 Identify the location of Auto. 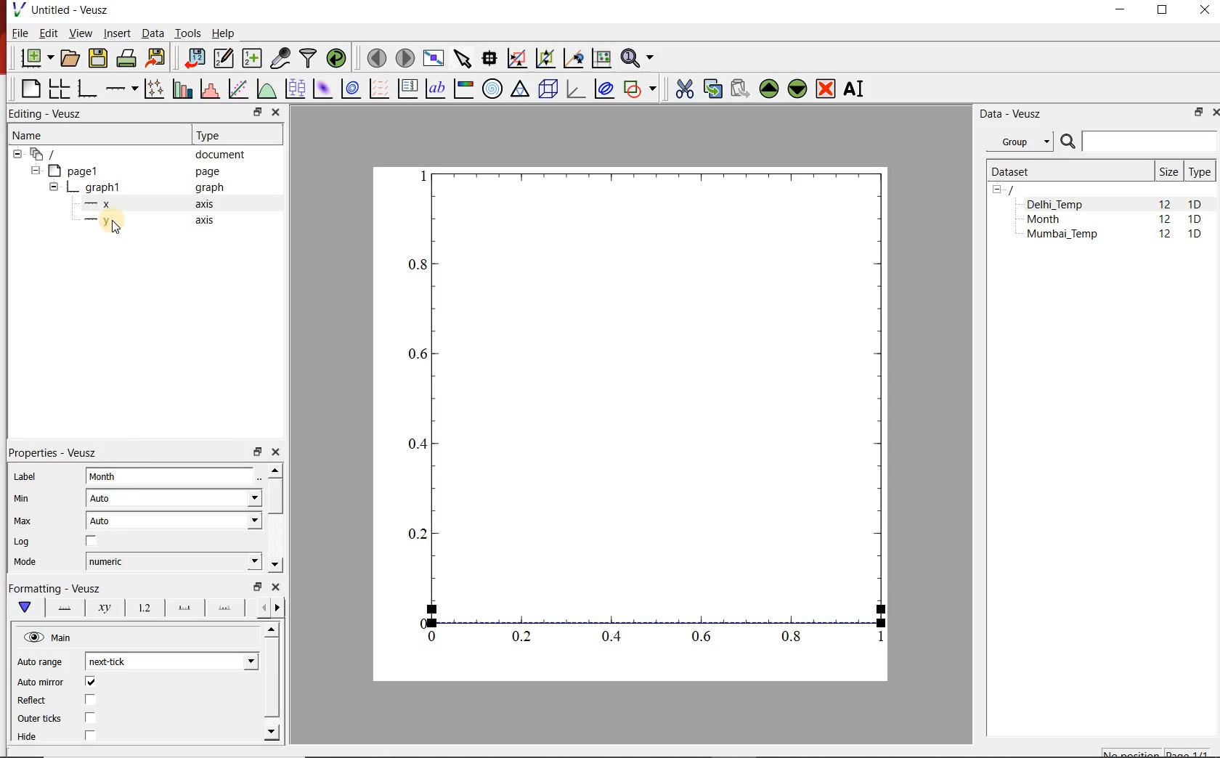
(174, 521).